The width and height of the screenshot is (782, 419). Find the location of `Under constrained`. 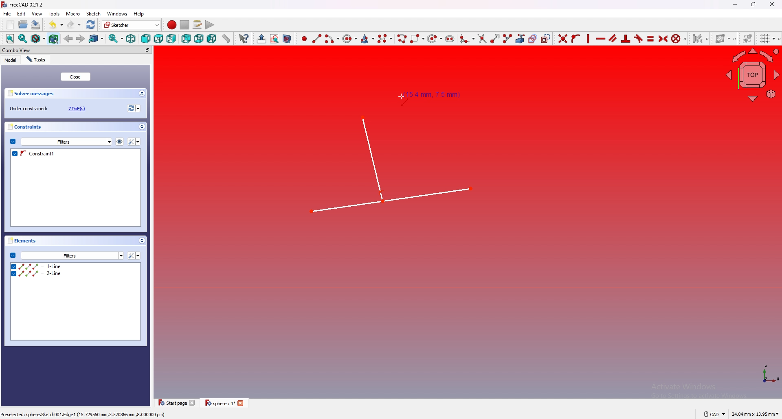

Under constrained is located at coordinates (50, 108).